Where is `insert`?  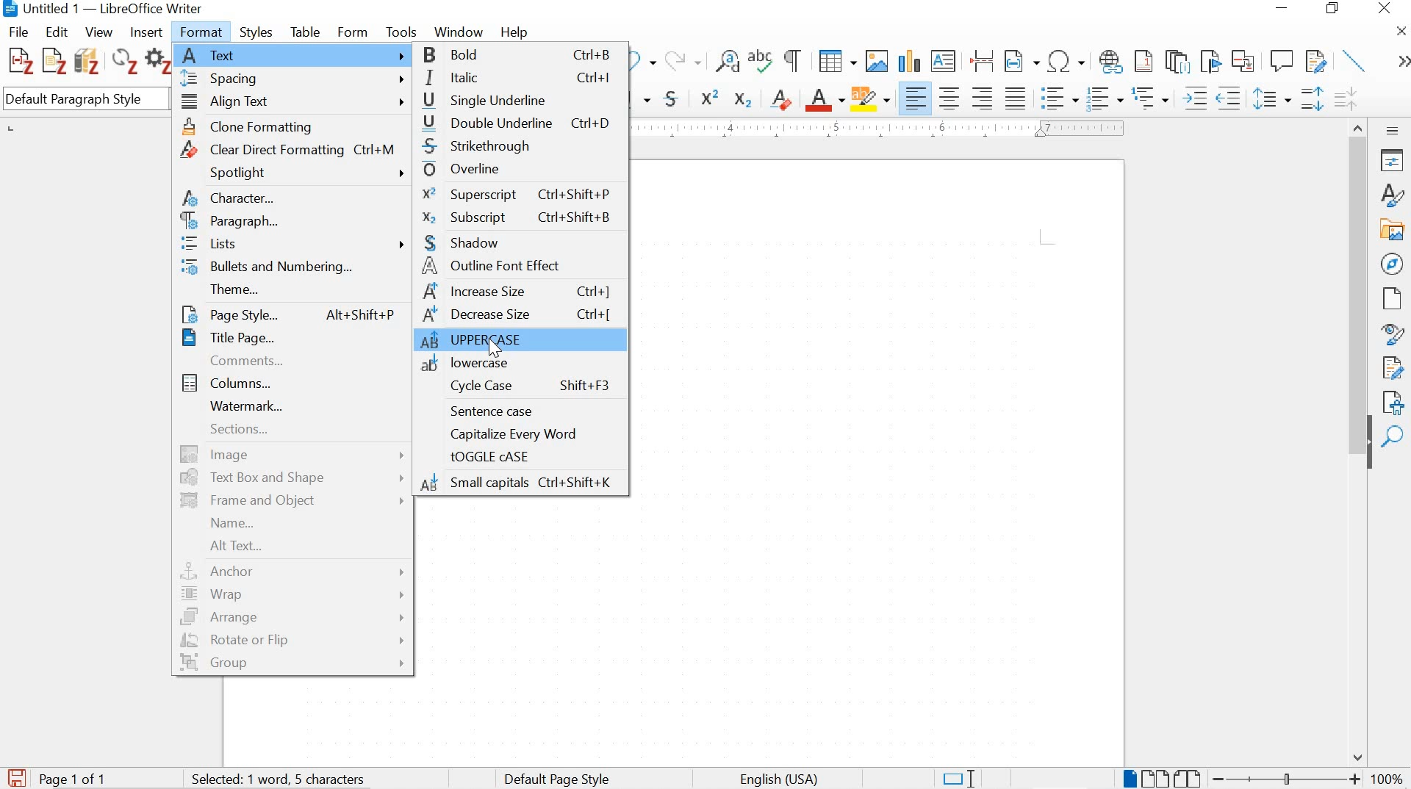
insert is located at coordinates (145, 33).